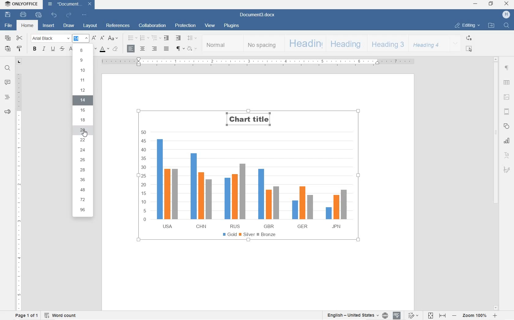  I want to click on RULER, so click(257, 62).